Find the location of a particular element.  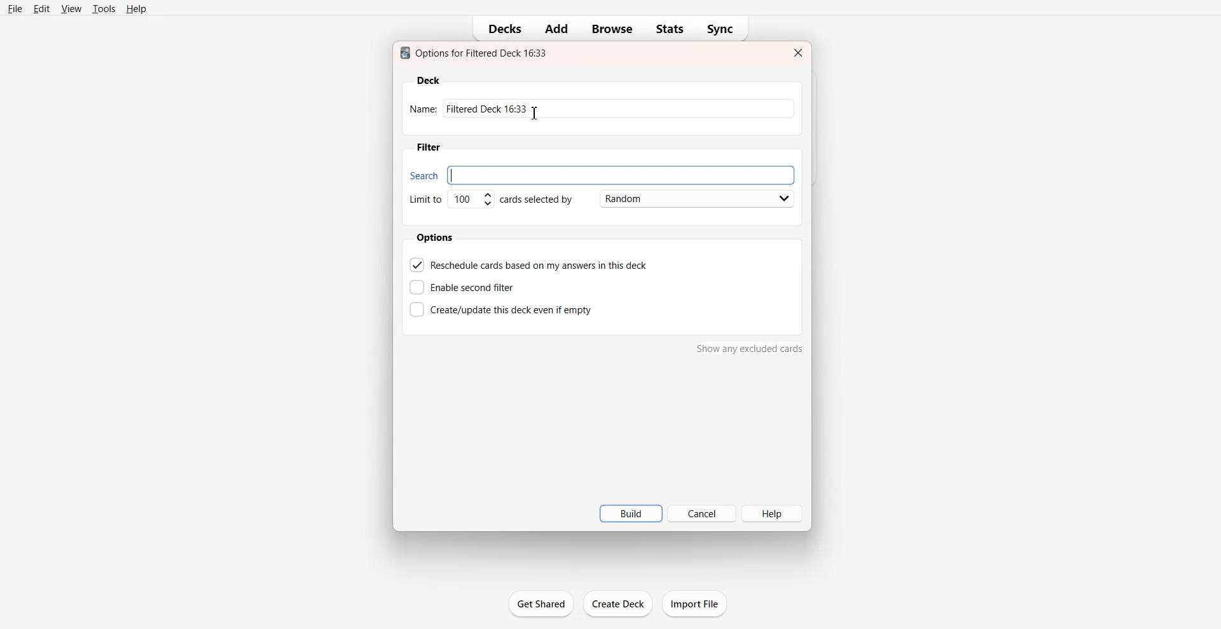

Build is located at coordinates (631, 513).